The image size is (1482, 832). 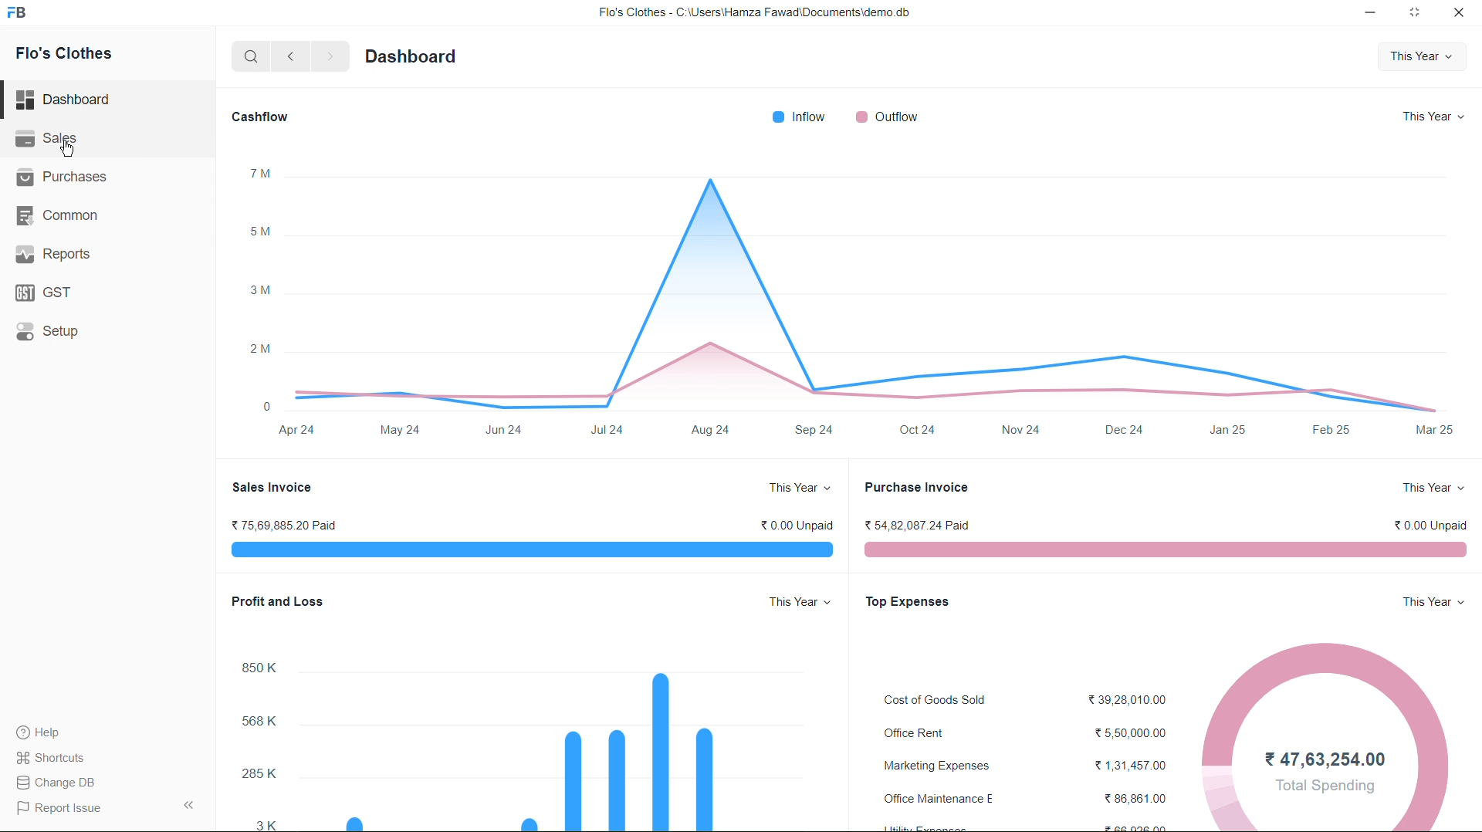 I want to click on Shortcuts, so click(x=60, y=757).